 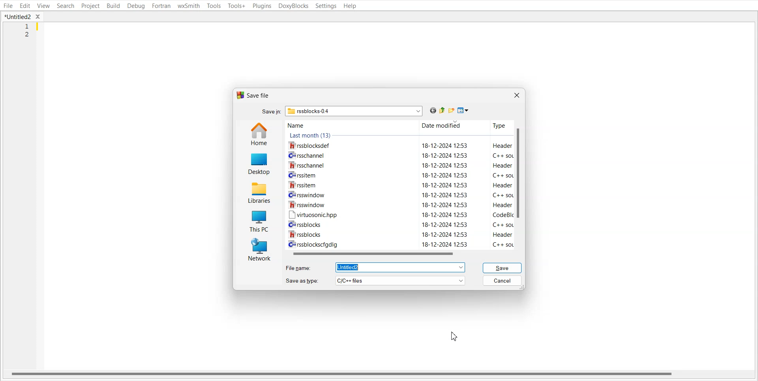 I want to click on Plugins, so click(x=262, y=6).